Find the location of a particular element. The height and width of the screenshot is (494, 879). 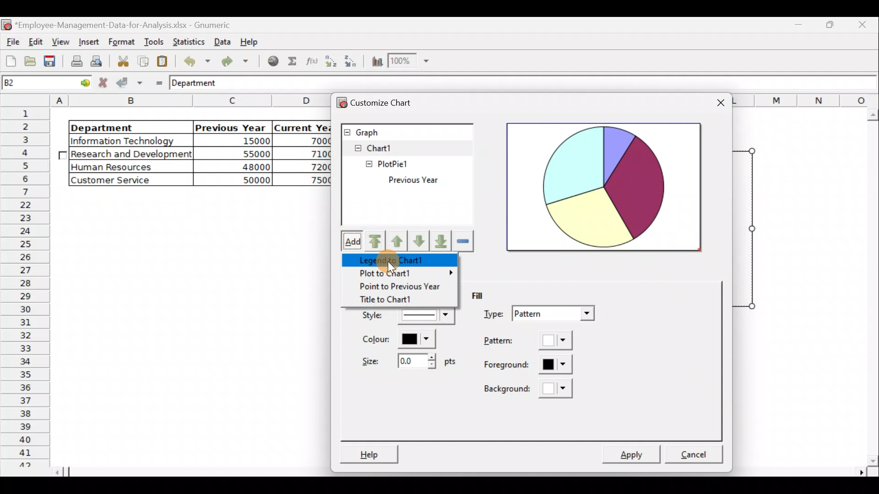

Cancel is located at coordinates (698, 450).